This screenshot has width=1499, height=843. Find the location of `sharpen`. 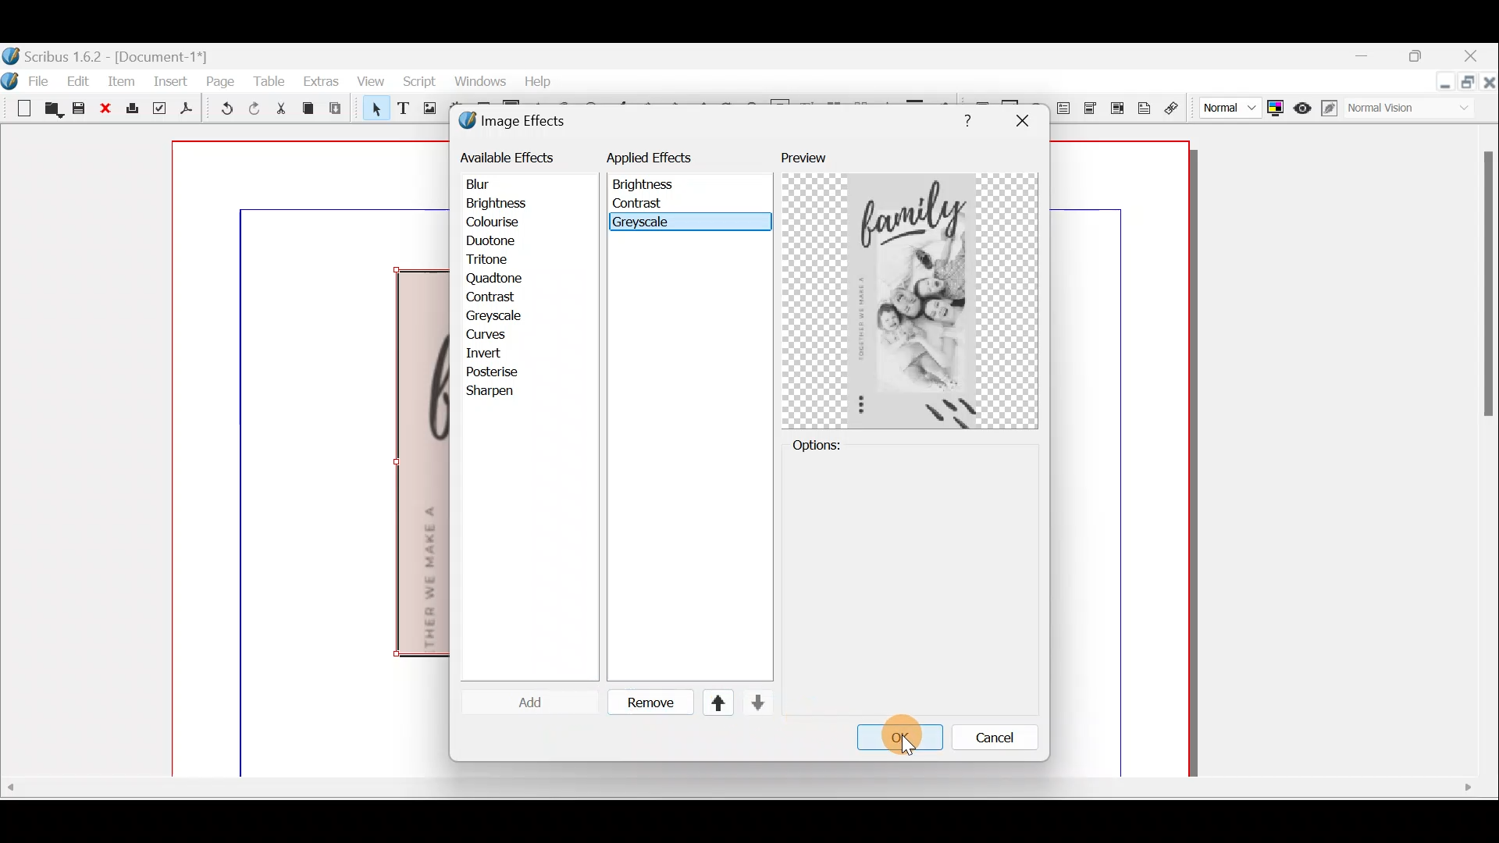

sharpen is located at coordinates (493, 392).